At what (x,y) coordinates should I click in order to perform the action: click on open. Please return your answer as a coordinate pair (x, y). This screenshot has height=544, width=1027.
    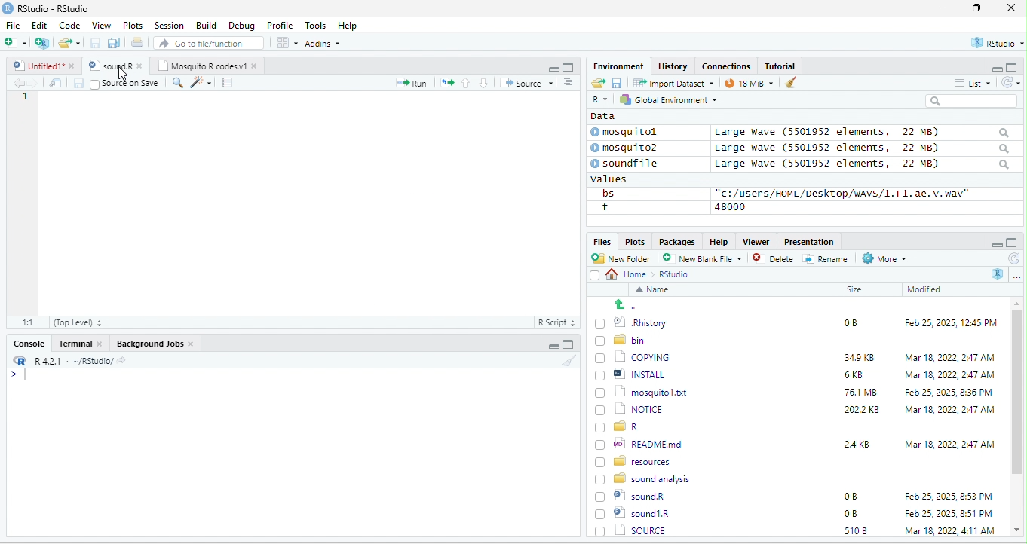
    Looking at the image, I should click on (447, 81).